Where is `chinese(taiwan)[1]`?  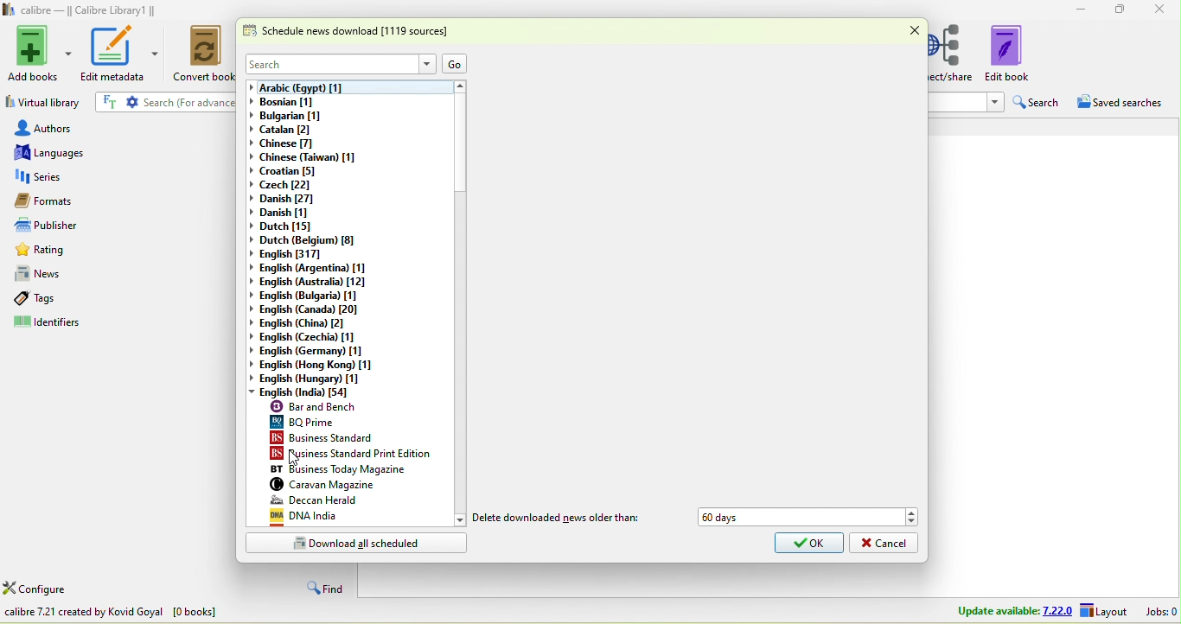
chinese(taiwan)[1] is located at coordinates (304, 157).